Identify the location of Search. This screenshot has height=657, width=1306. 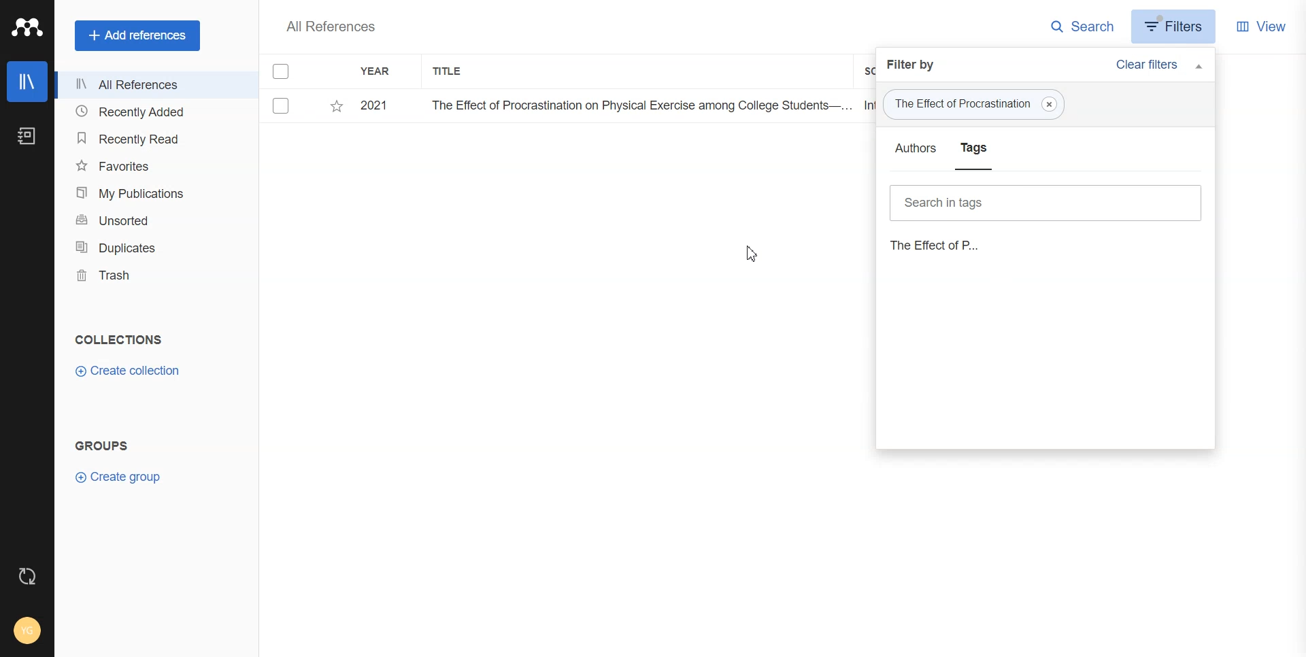
(1082, 27).